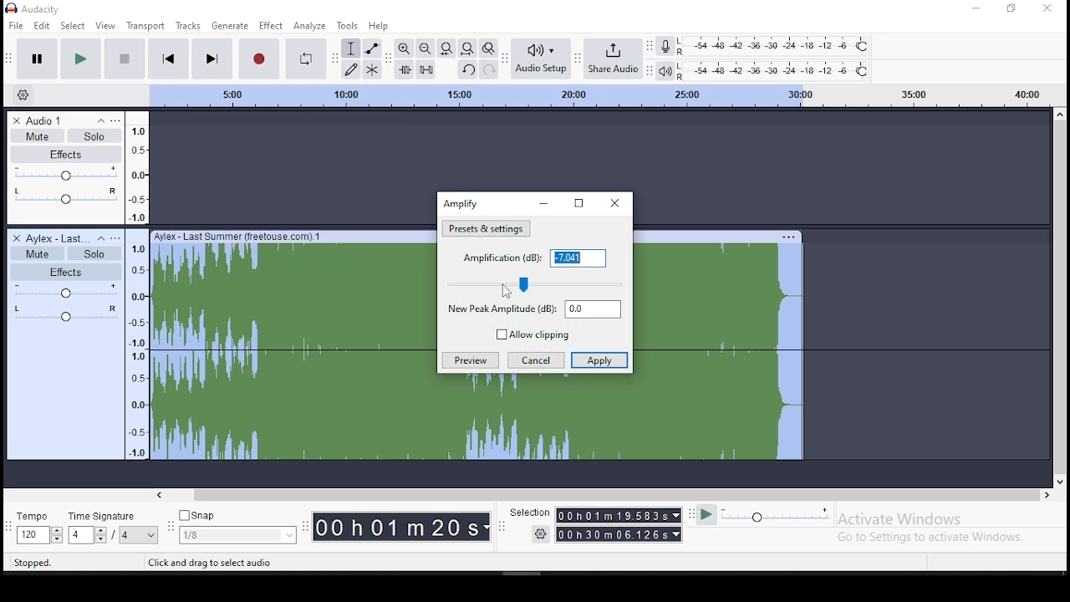  Describe the element at coordinates (404, 48) in the screenshot. I see `zoom in` at that location.